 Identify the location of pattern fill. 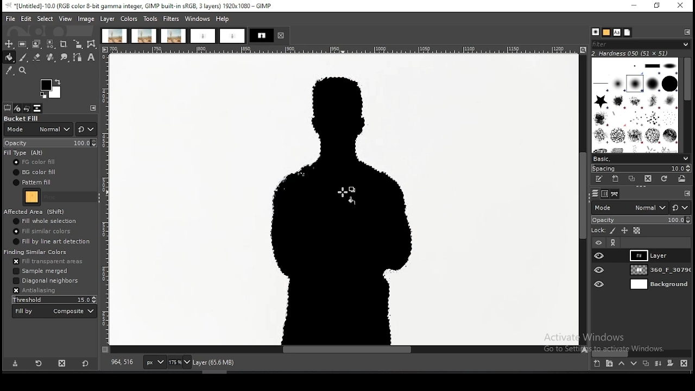
(31, 182).